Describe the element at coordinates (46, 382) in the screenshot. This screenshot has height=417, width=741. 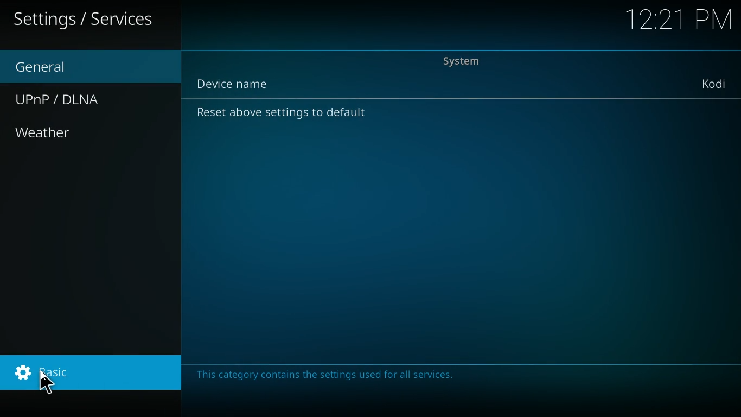
I see `cursor` at that location.